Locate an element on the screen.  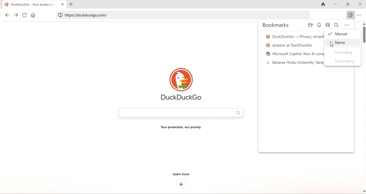
manual is located at coordinates (339, 35).